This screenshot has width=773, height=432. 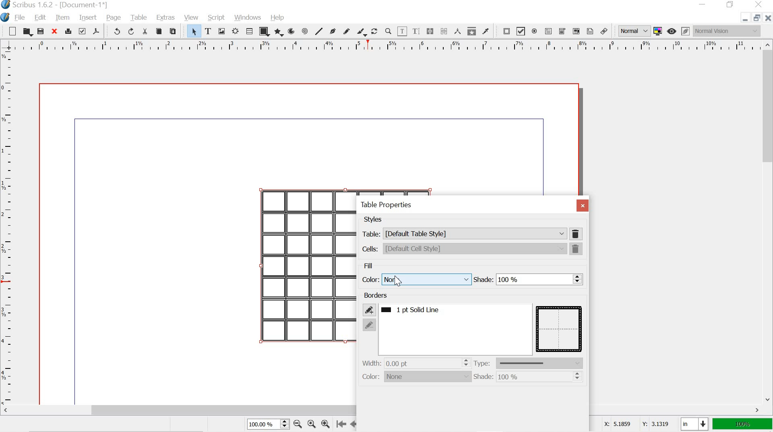 I want to click on delete, so click(x=577, y=249).